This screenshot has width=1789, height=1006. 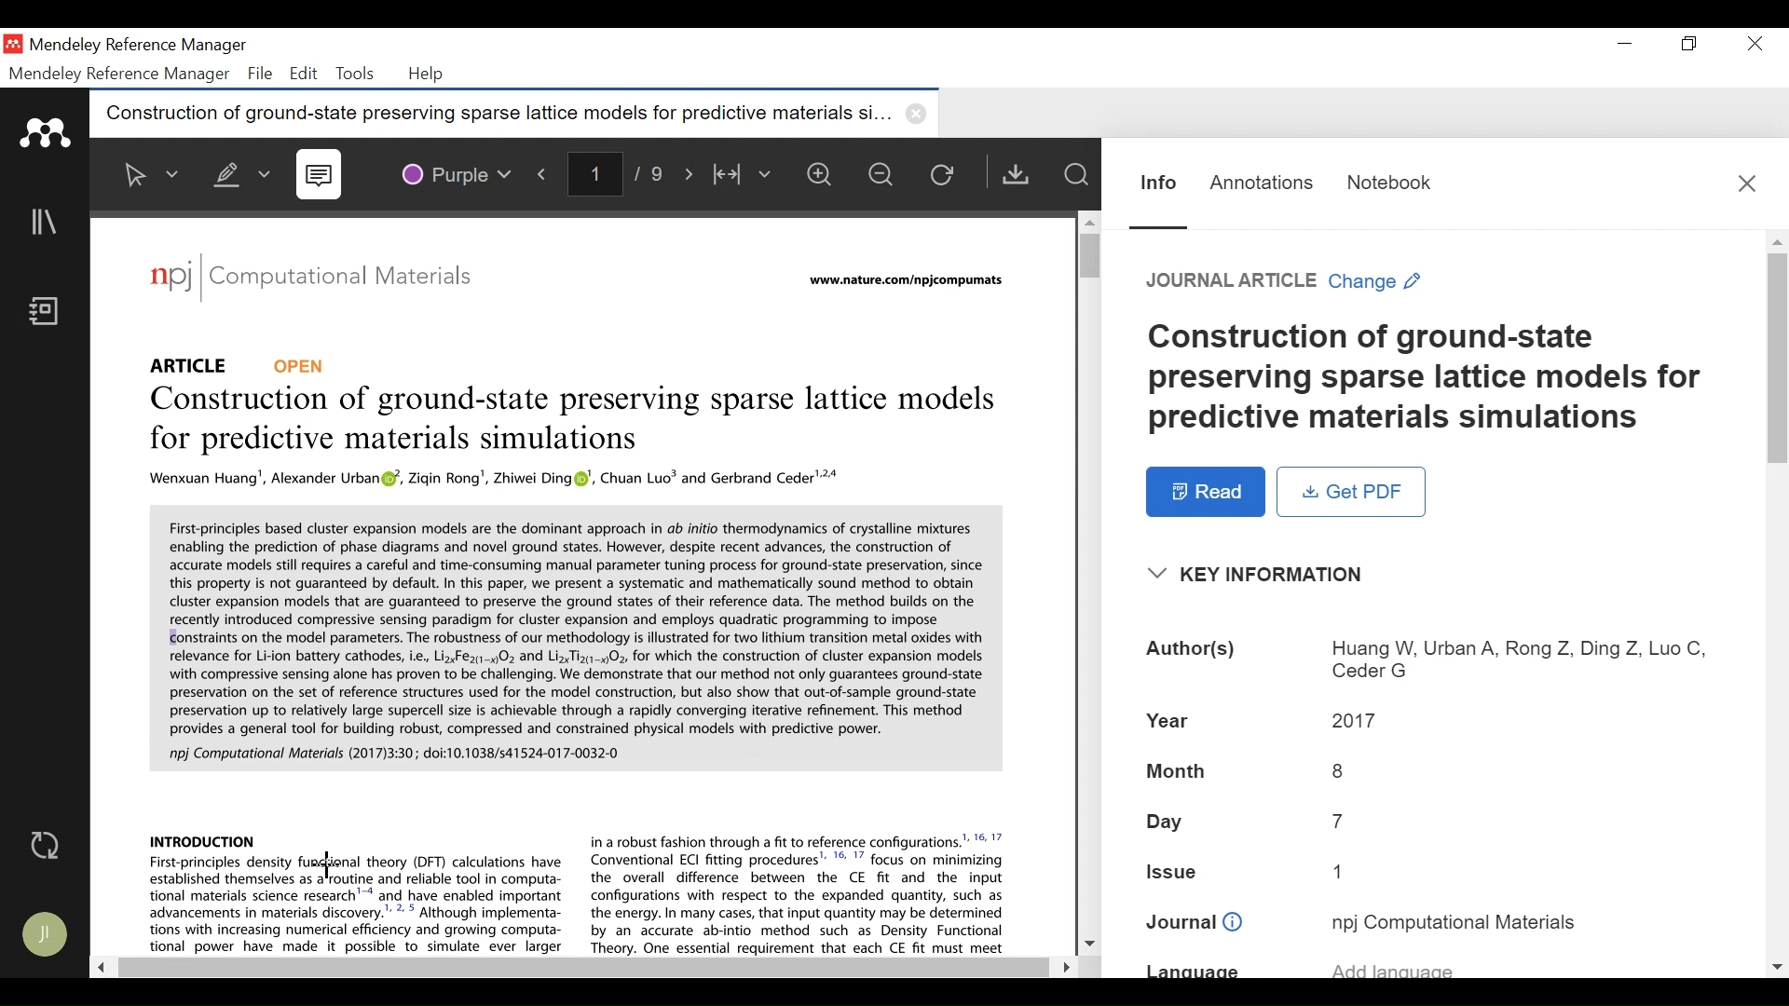 I want to click on Notebook, so click(x=1387, y=180).